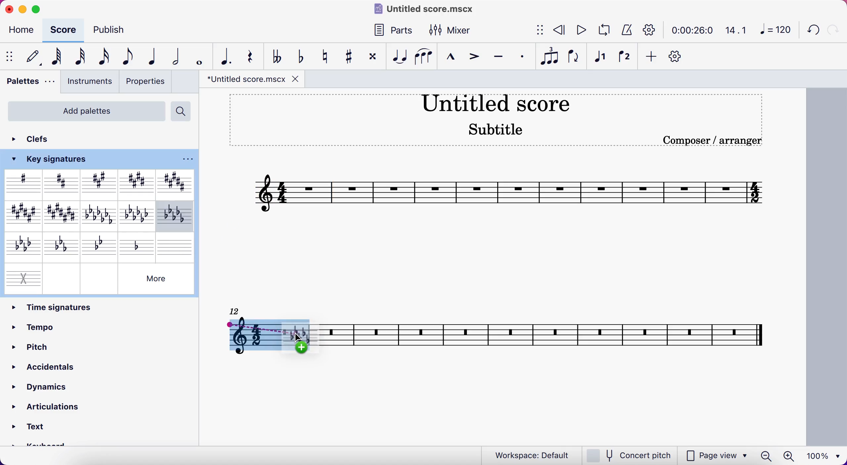 The height and width of the screenshot is (465, 847). What do you see at coordinates (525, 57) in the screenshot?
I see `staccato` at bounding box center [525, 57].